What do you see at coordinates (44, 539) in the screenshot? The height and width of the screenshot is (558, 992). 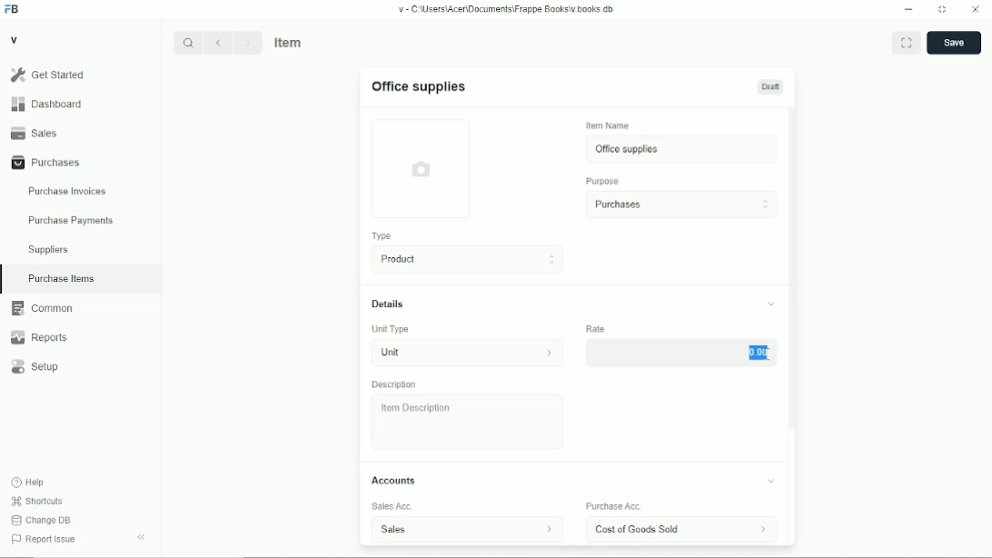 I see `report issue` at bounding box center [44, 539].